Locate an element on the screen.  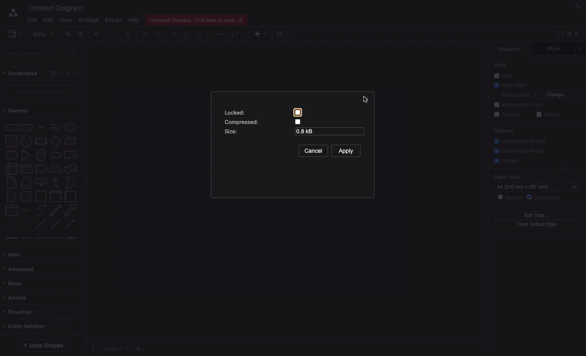
View  is located at coordinates (500, 65).